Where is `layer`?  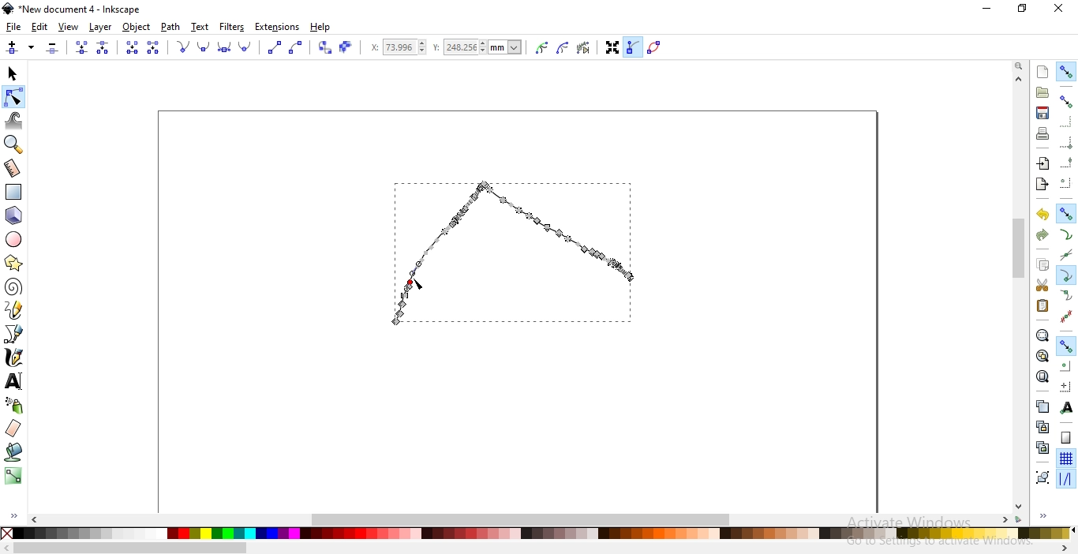 layer is located at coordinates (101, 28).